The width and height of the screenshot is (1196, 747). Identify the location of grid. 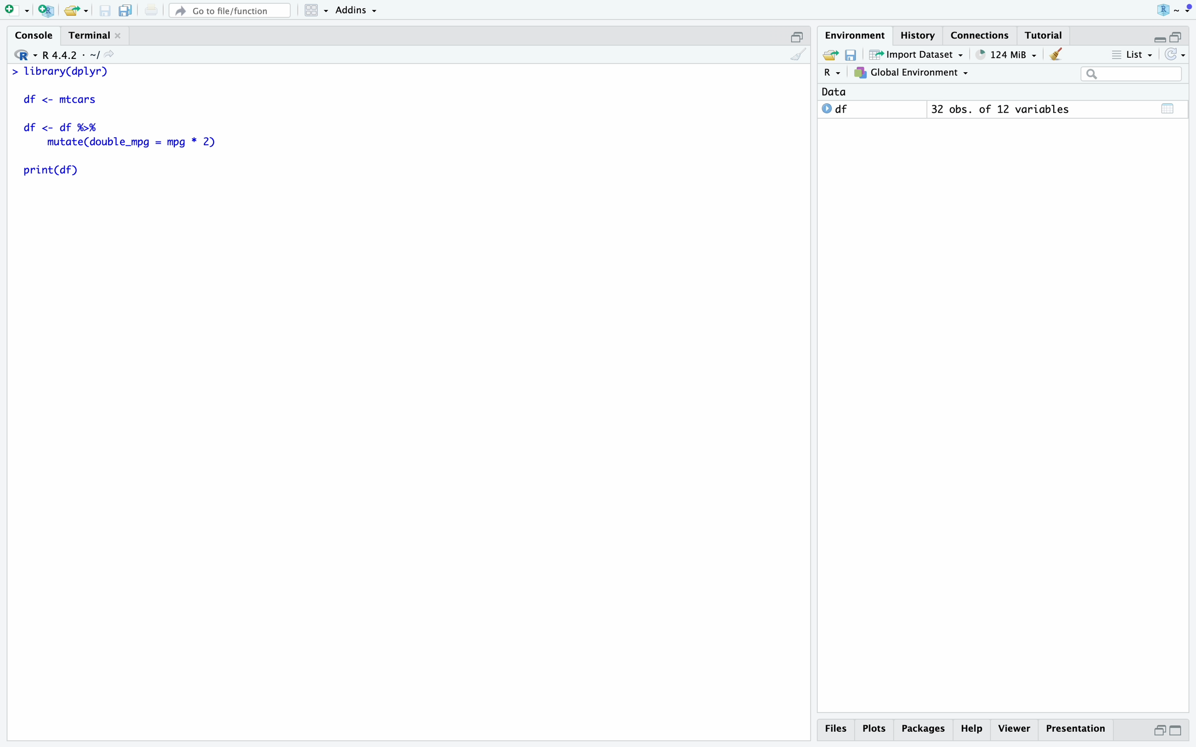
(318, 11).